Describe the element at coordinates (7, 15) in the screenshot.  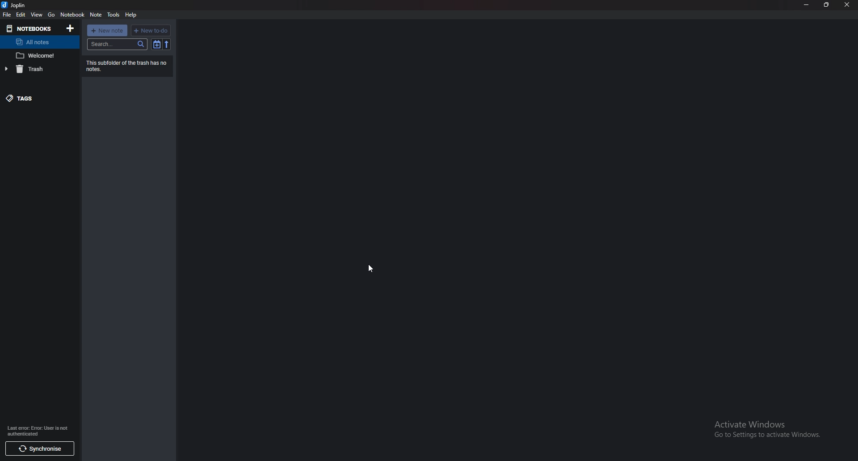
I see `file` at that location.